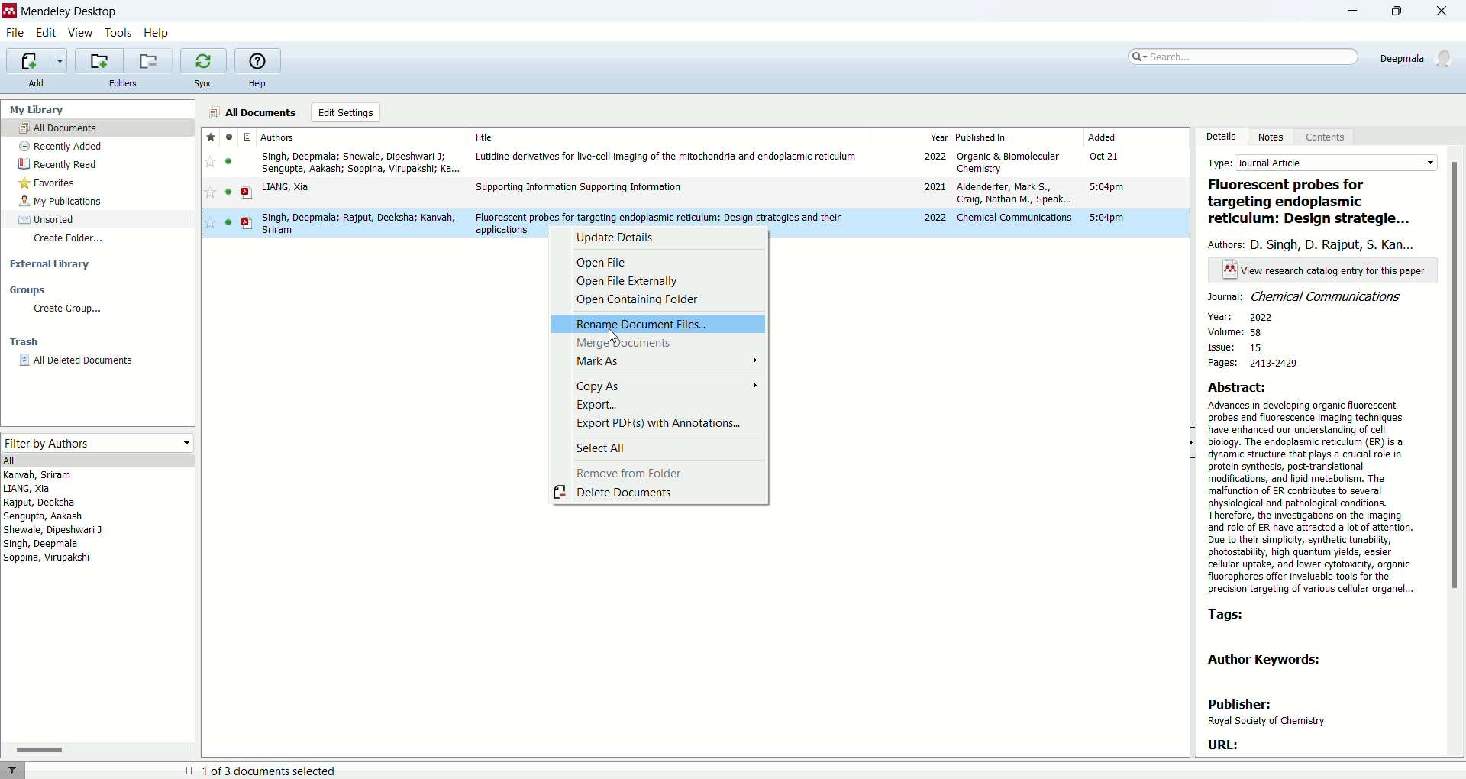  What do you see at coordinates (249, 222) in the screenshot?
I see `document` at bounding box center [249, 222].